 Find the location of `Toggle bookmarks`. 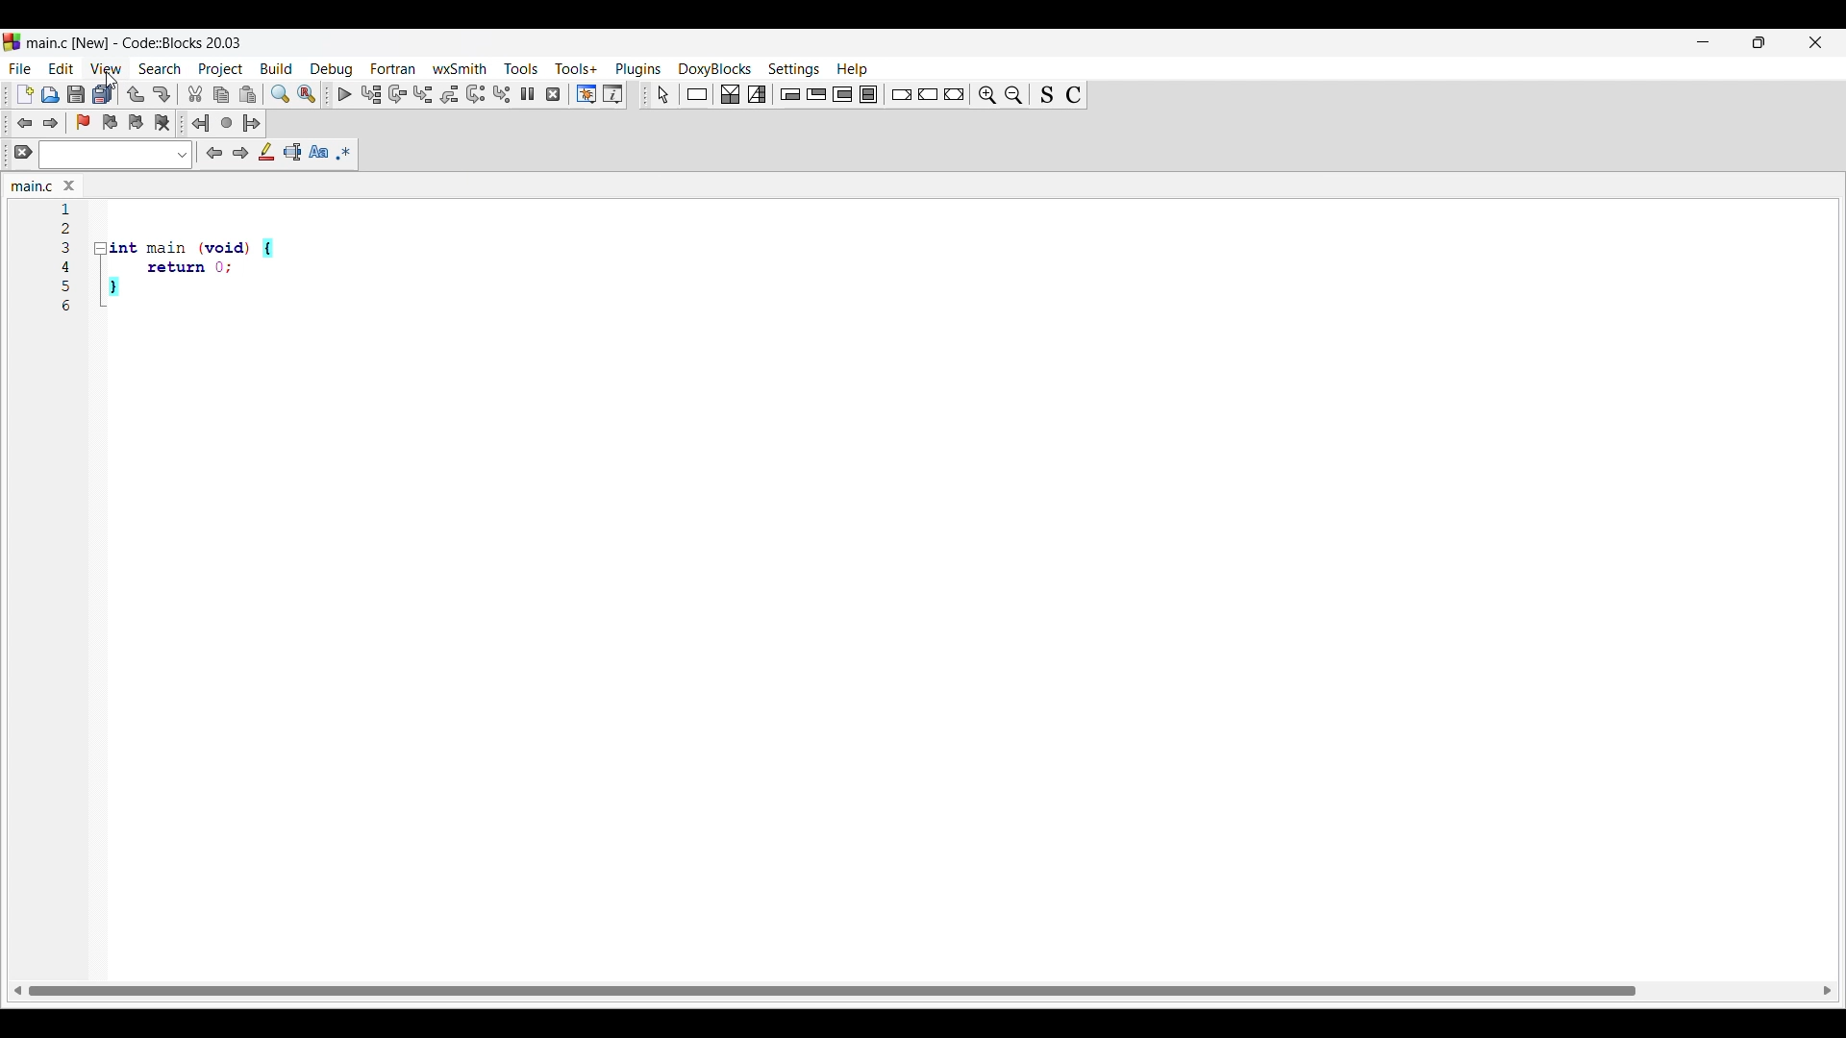

Toggle bookmarks is located at coordinates (83, 122).